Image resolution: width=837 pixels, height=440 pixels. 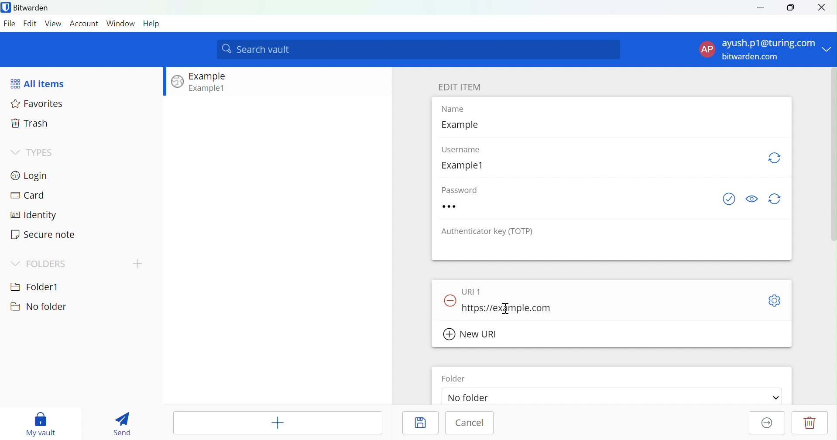 I want to click on AP, so click(x=707, y=50).